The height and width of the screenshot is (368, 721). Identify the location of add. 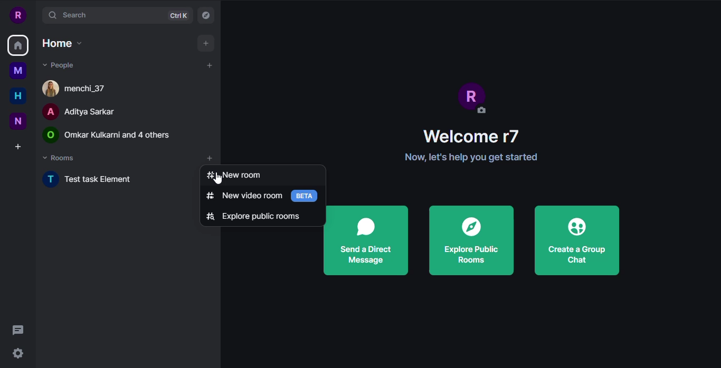
(204, 43).